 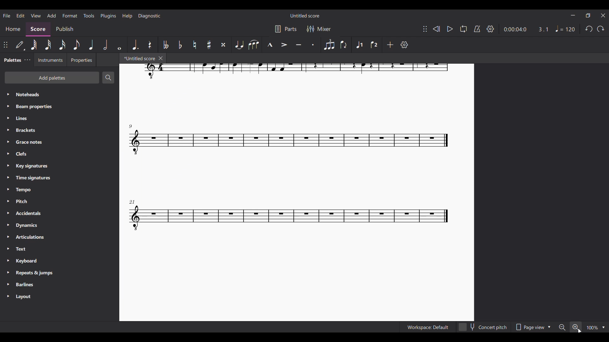 What do you see at coordinates (59, 201) in the screenshot?
I see `Pitch` at bounding box center [59, 201].